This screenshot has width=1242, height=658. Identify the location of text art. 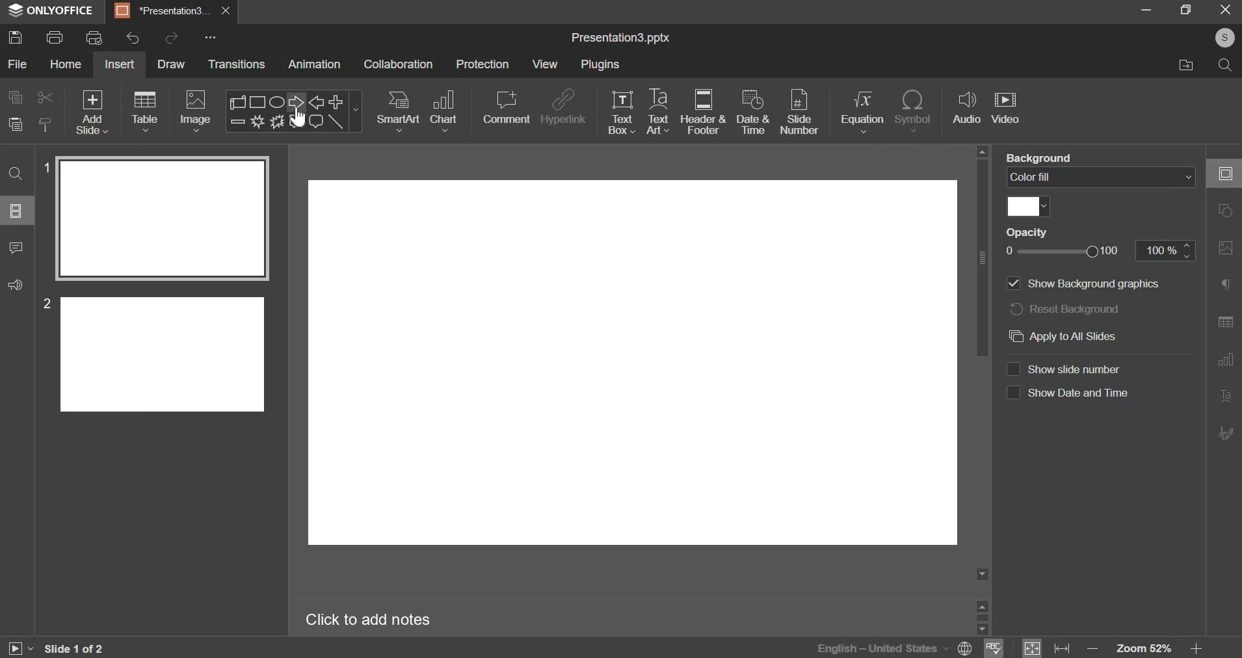
(657, 111).